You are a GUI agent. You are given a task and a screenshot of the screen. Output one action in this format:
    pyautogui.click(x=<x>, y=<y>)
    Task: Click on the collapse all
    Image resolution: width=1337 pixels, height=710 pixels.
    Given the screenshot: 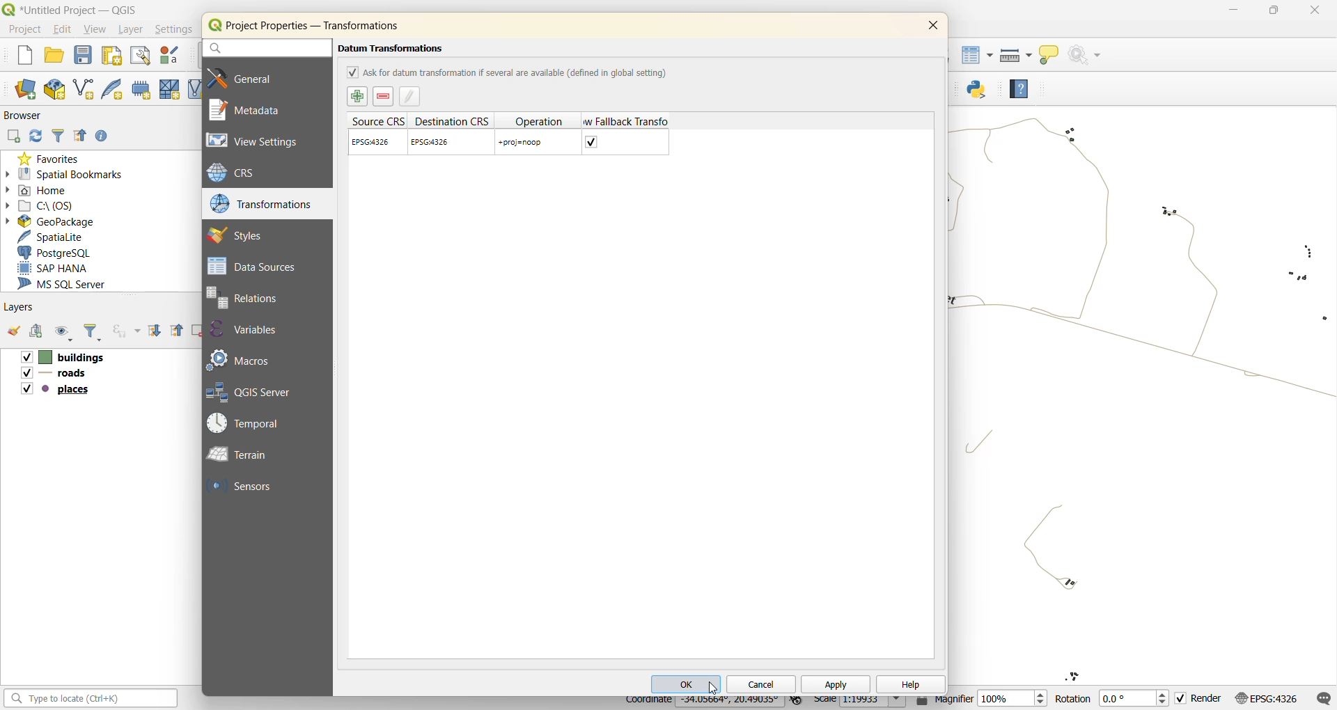 What is the action you would take?
    pyautogui.click(x=177, y=331)
    